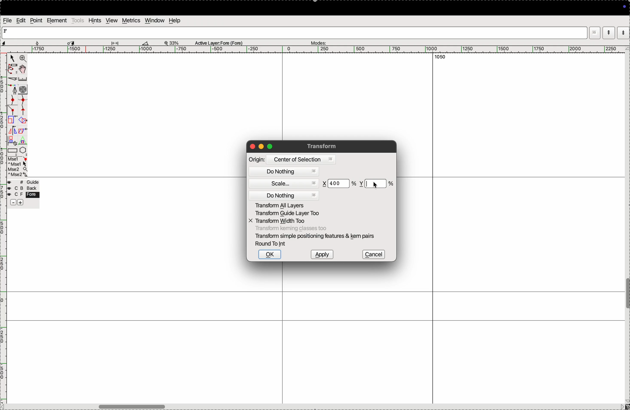 The width and height of the screenshot is (630, 410). I want to click on transform classes too, so click(291, 229).